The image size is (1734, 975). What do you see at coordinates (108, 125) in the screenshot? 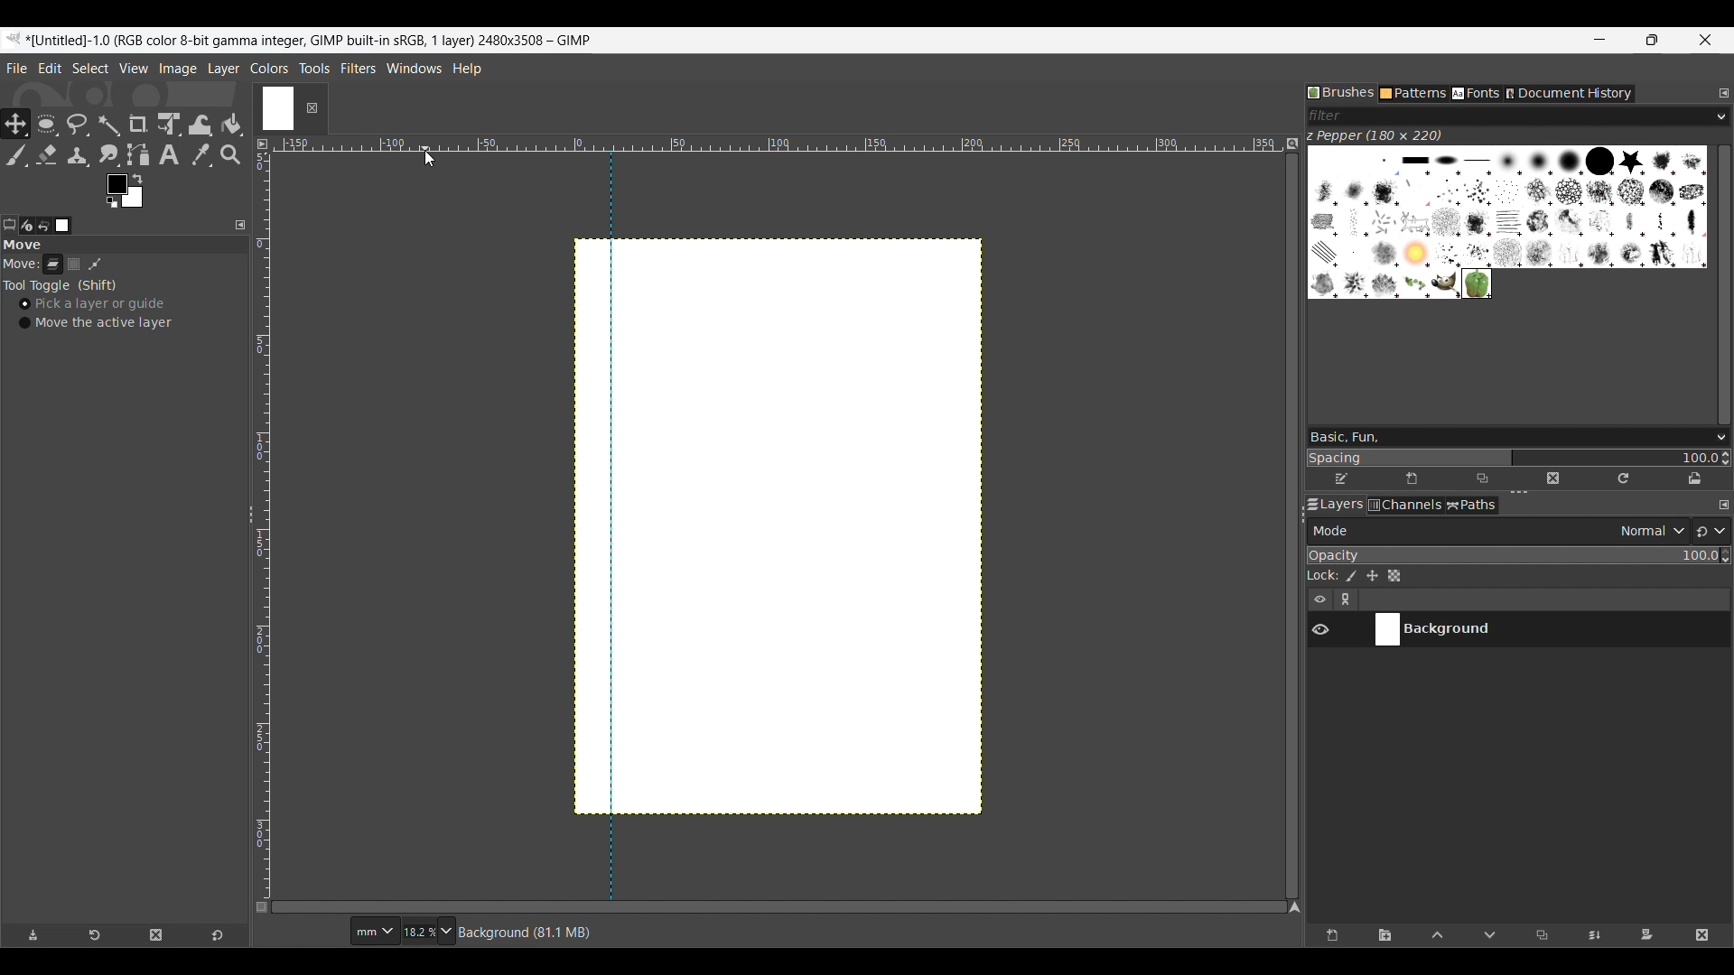
I see `Fuzzy select tool` at bounding box center [108, 125].